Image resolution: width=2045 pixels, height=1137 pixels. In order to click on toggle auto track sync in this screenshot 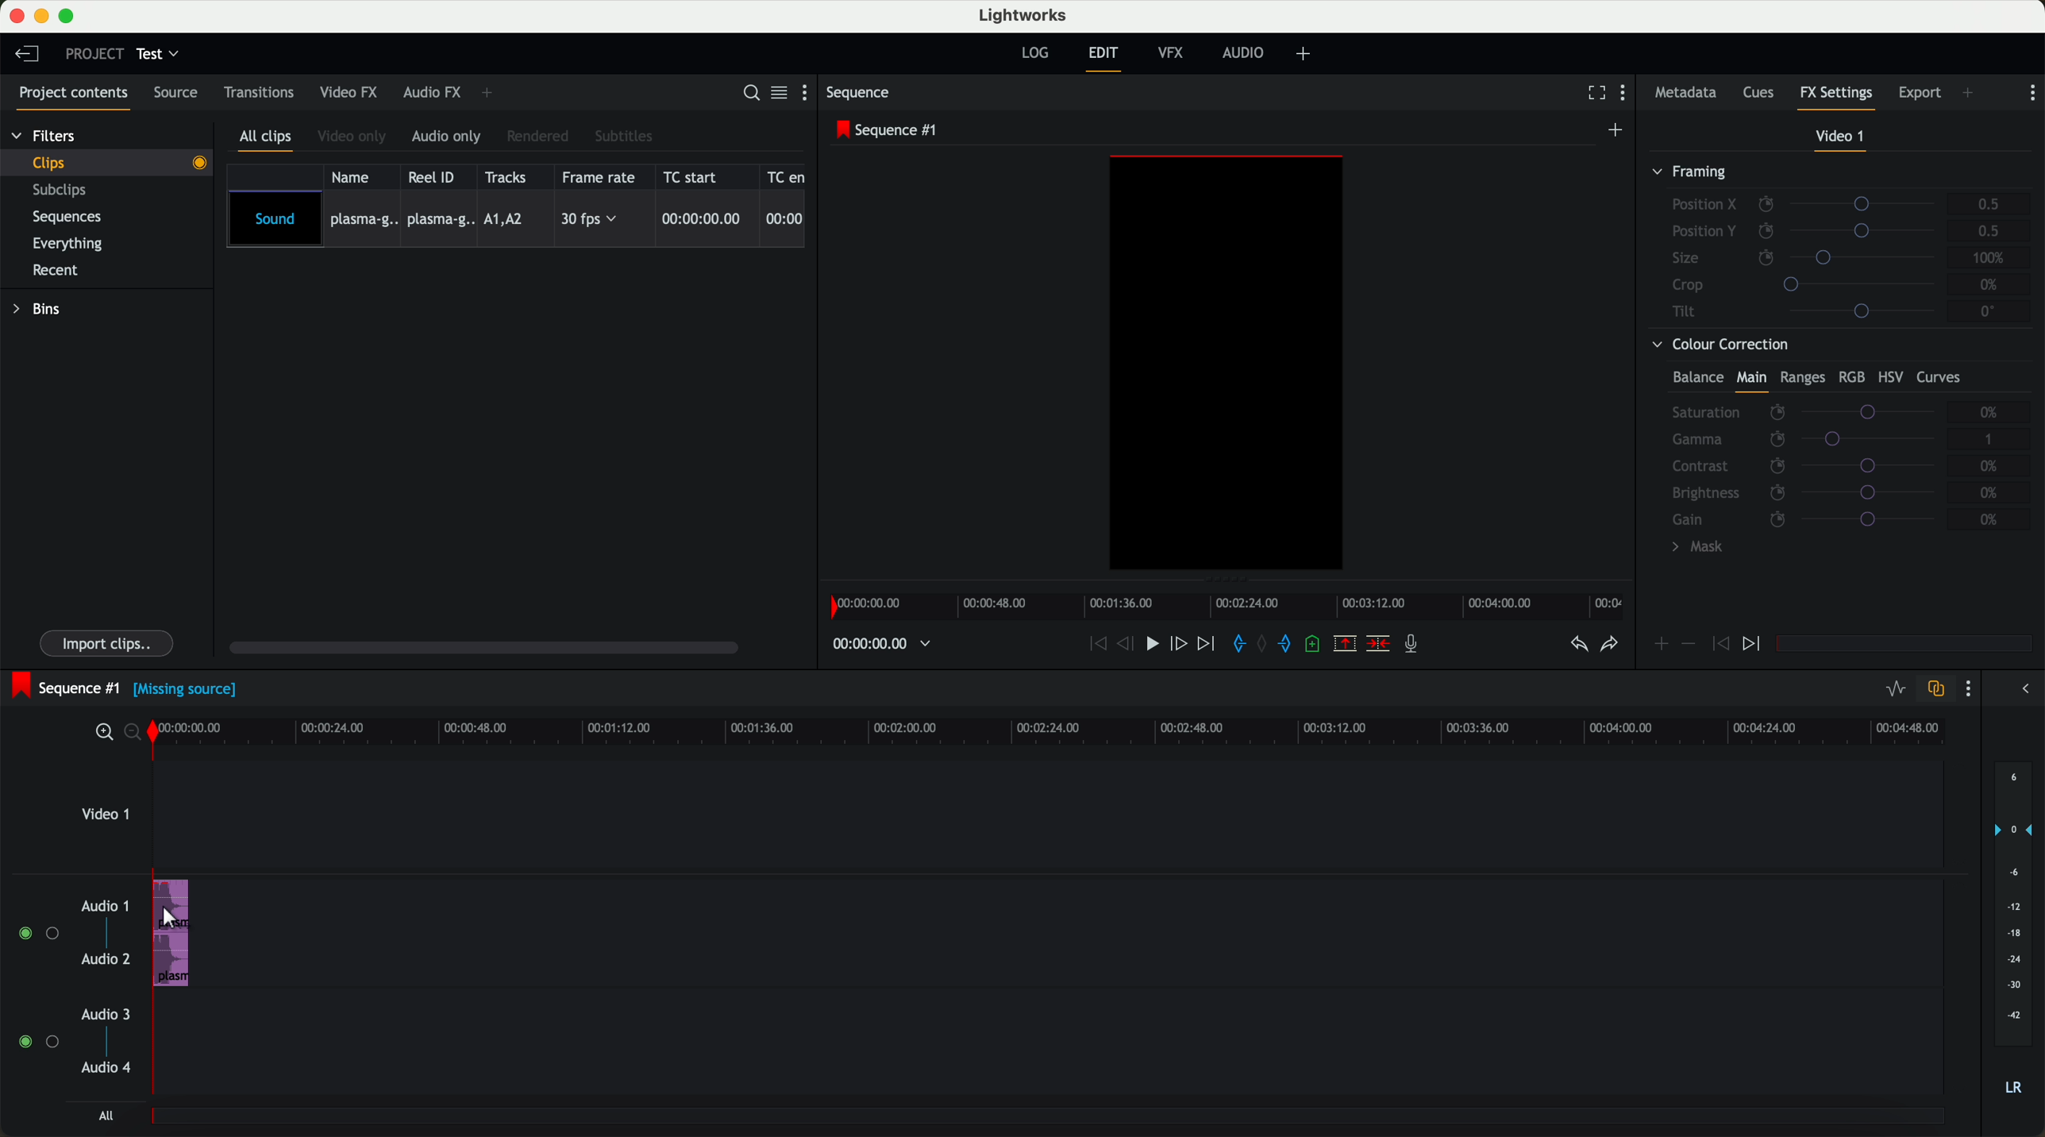, I will do `click(1935, 689)`.